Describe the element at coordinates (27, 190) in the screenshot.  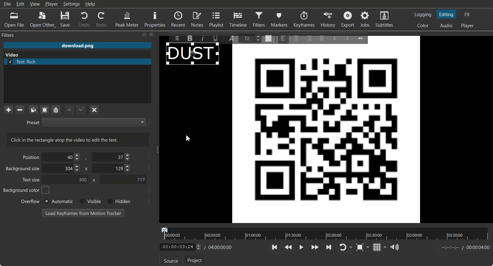
I see `Background color` at that location.